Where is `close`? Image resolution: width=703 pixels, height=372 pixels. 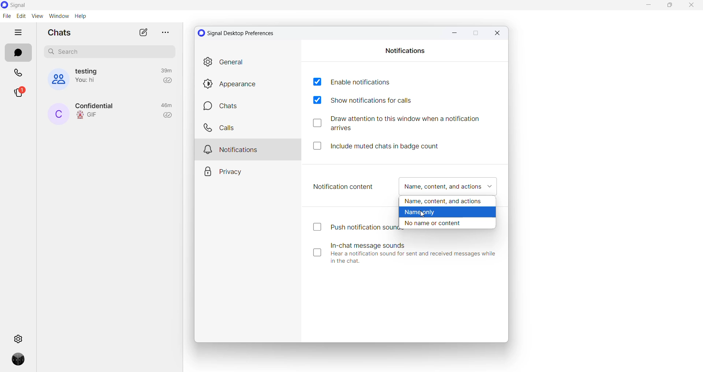 close is located at coordinates (691, 7).